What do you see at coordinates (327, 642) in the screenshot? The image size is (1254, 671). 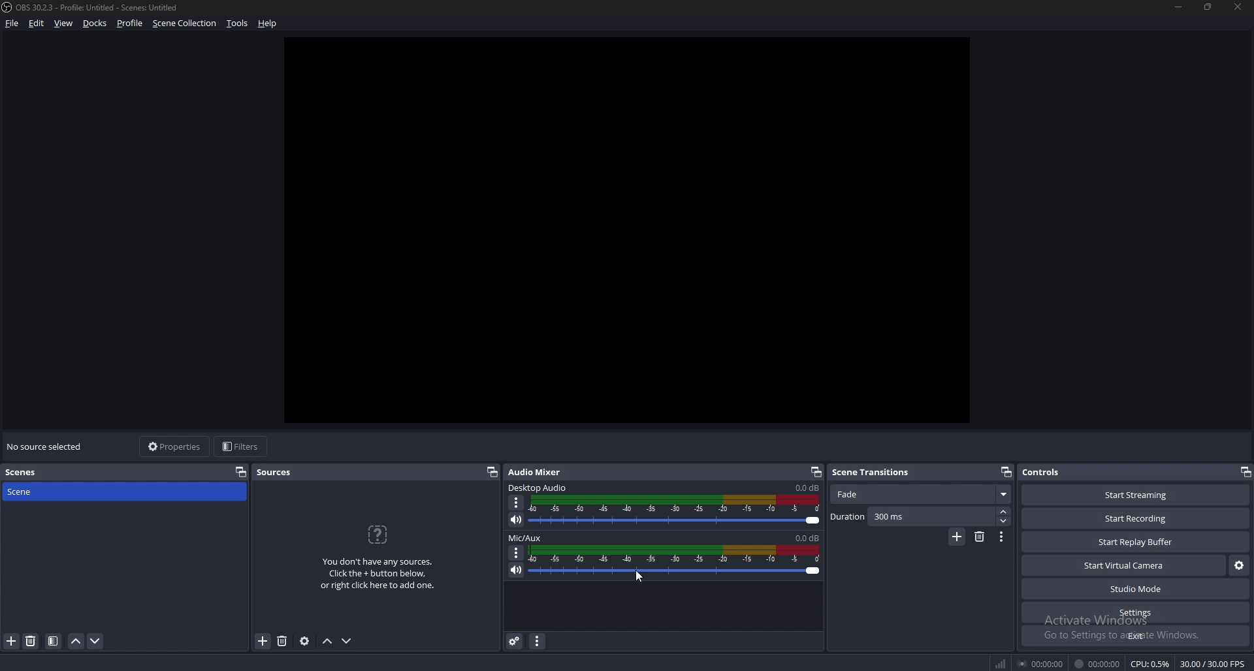 I see `move source up` at bounding box center [327, 642].